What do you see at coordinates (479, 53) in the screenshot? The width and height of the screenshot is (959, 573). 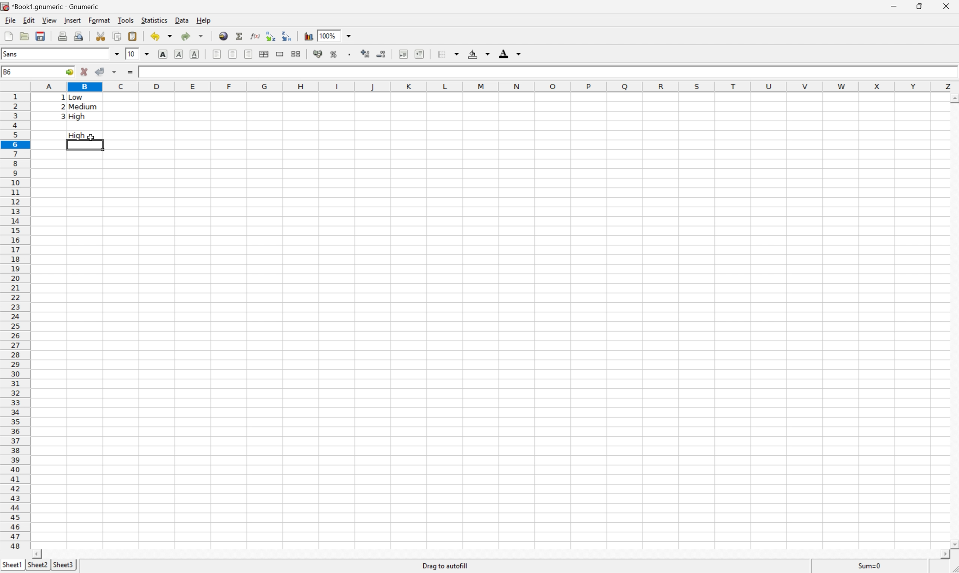 I see `Background` at bounding box center [479, 53].